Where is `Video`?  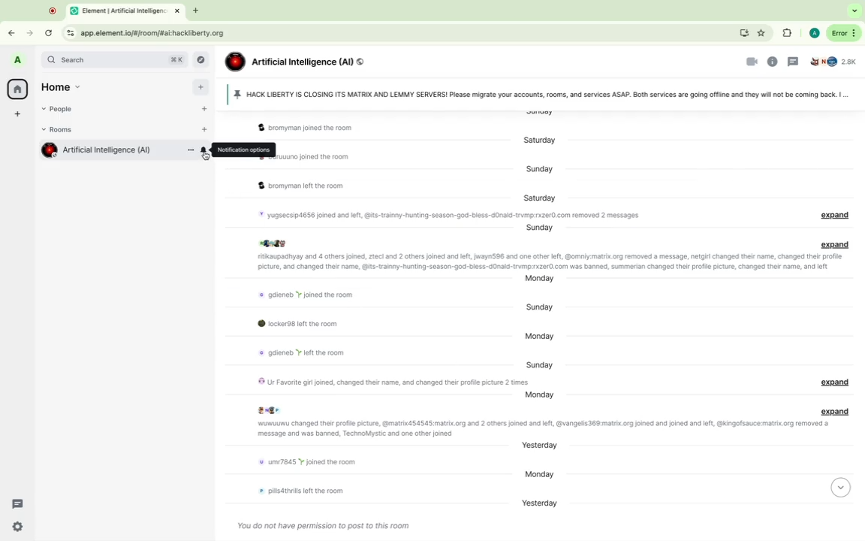 Video is located at coordinates (749, 62).